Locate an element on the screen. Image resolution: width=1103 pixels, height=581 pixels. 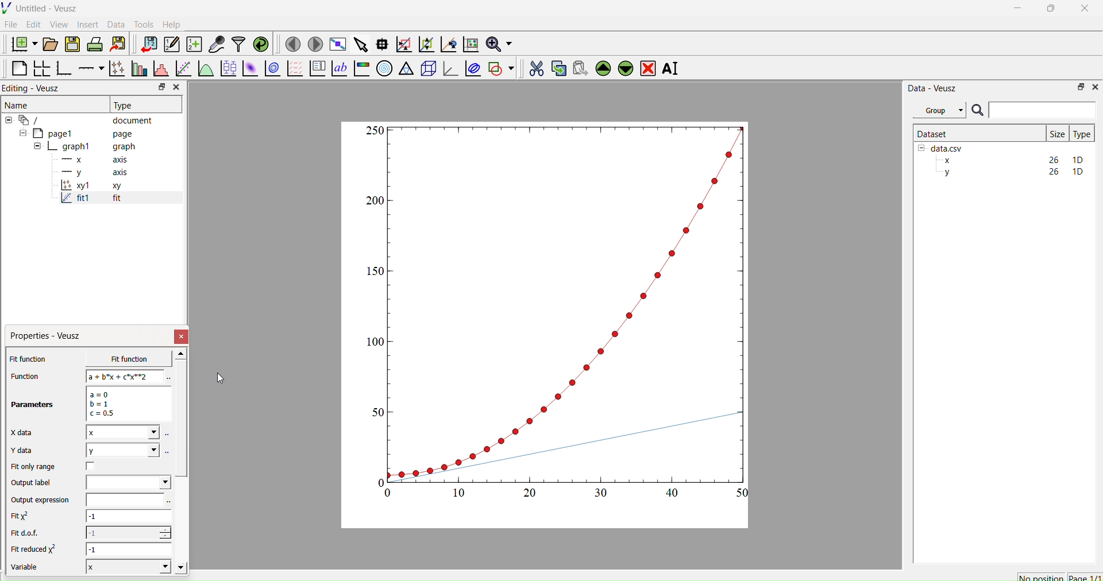
Cursor is located at coordinates (219, 379).